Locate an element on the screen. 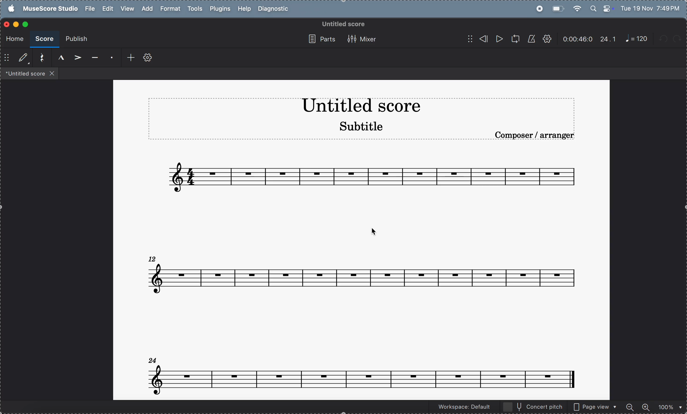 The image size is (687, 414). plugins is located at coordinates (219, 9).